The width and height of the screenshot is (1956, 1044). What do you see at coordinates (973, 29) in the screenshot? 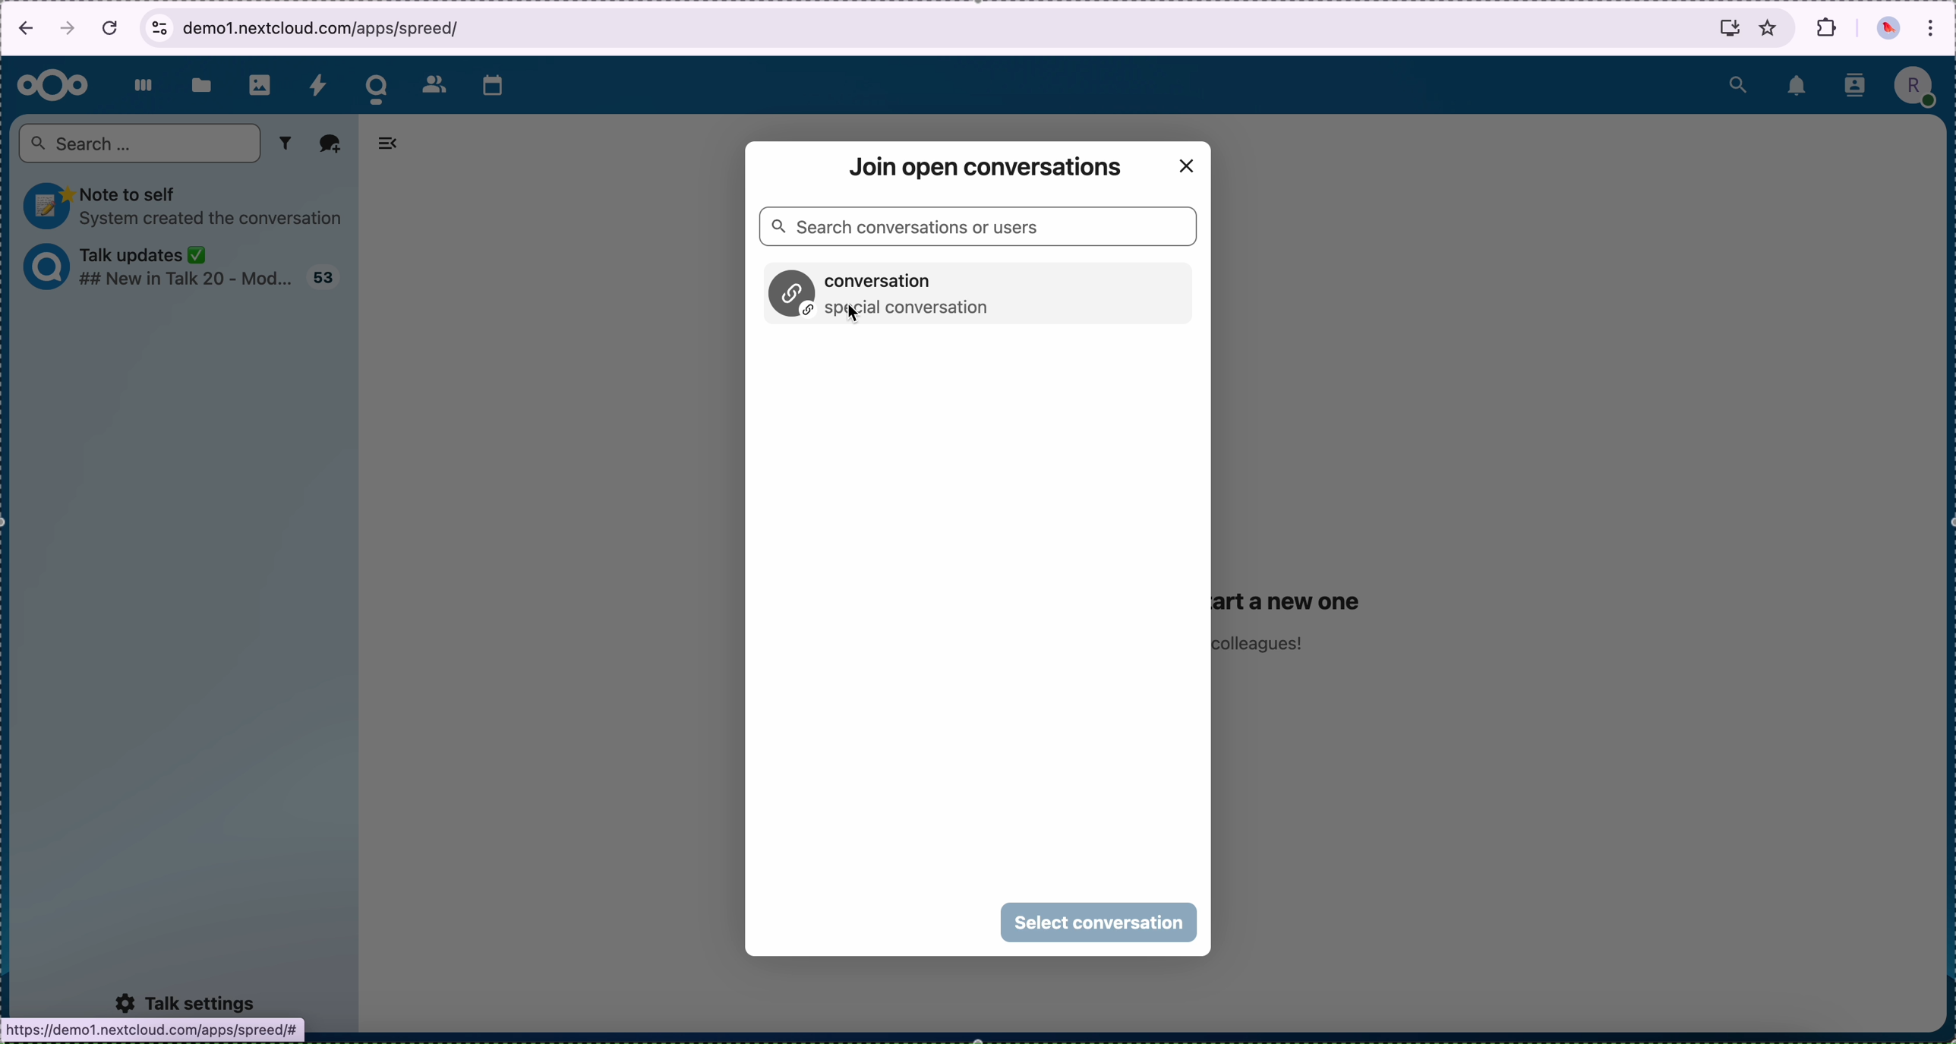
I see `browser bar` at bounding box center [973, 29].